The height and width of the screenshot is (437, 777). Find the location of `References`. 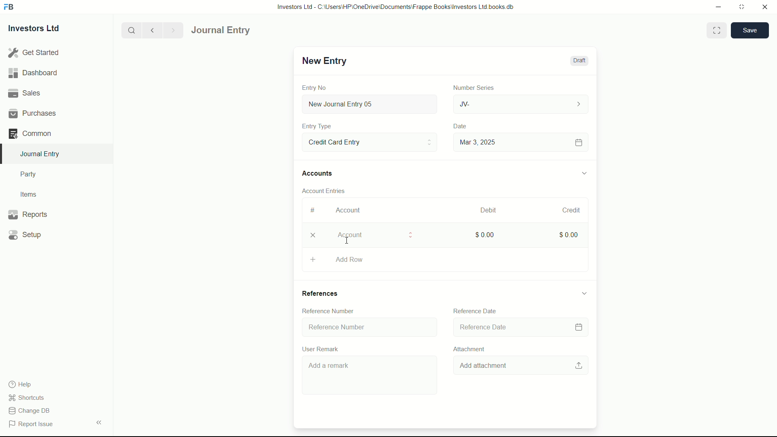

References is located at coordinates (321, 293).